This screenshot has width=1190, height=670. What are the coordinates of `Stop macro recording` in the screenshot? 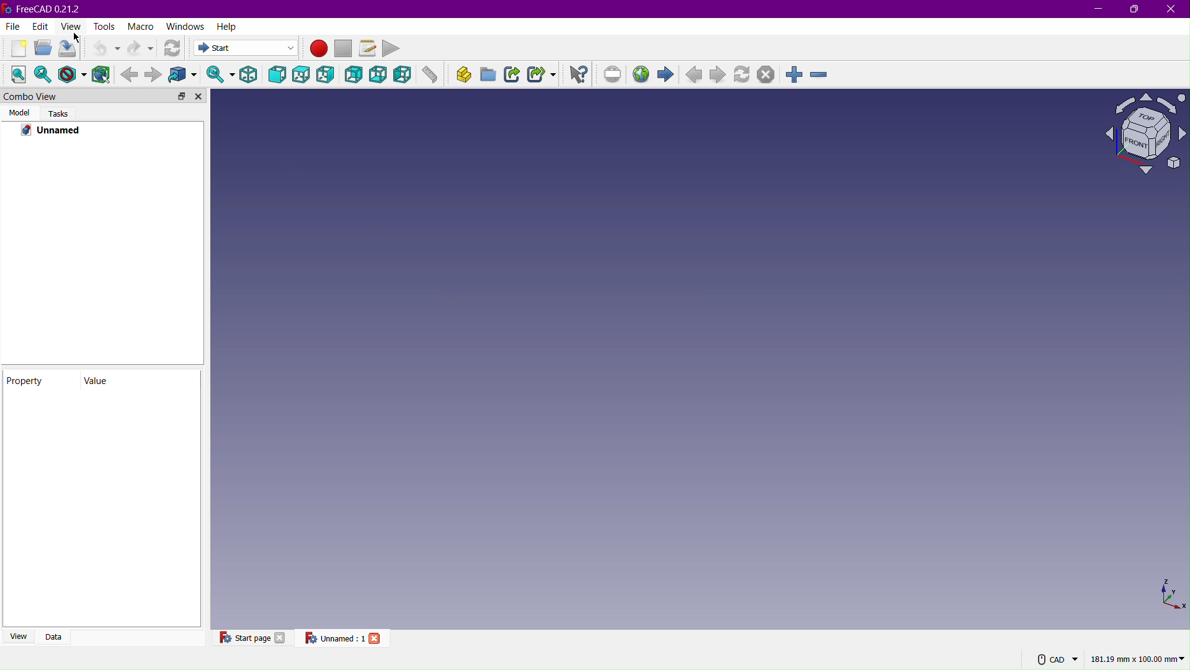 It's located at (344, 49).